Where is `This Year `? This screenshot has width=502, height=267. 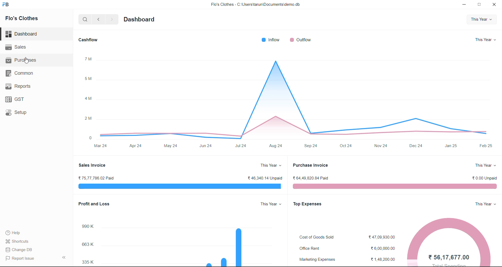 This Year  is located at coordinates (486, 39).